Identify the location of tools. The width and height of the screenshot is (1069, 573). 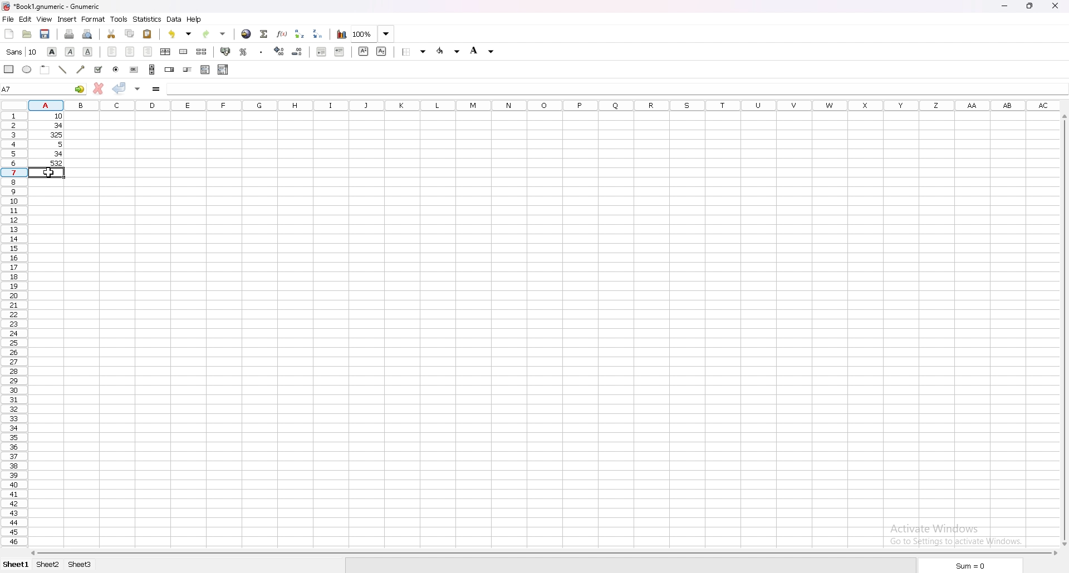
(119, 19).